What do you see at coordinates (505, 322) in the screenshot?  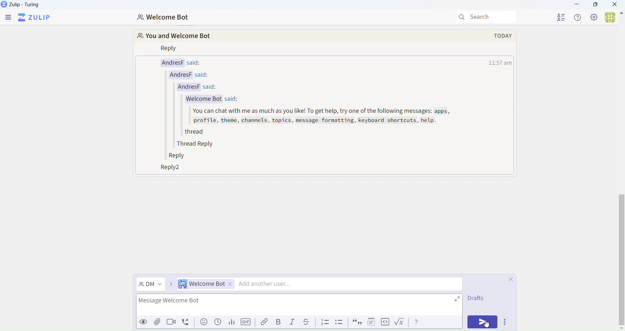 I see `Options` at bounding box center [505, 322].